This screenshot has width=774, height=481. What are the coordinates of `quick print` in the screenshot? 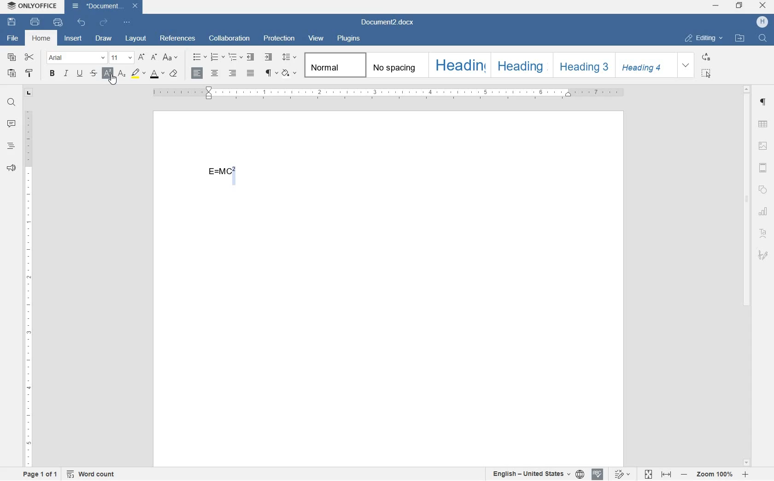 It's located at (58, 22).